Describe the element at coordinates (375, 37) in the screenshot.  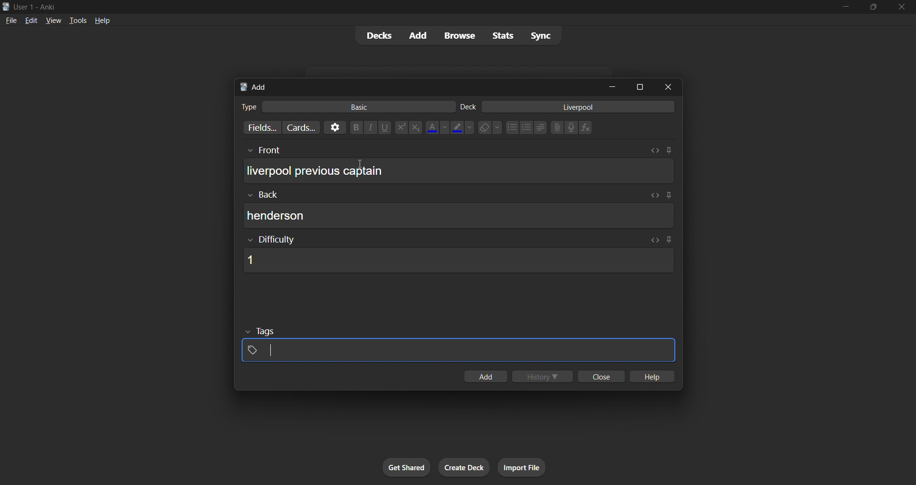
I see `decks` at that location.